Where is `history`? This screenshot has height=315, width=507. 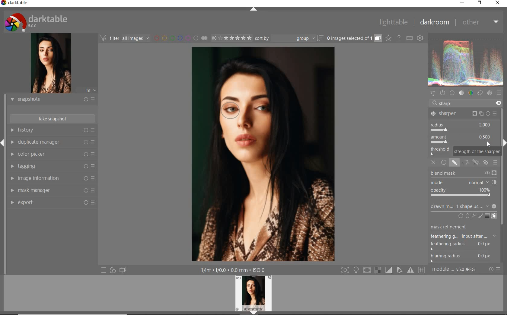 history is located at coordinates (53, 130).